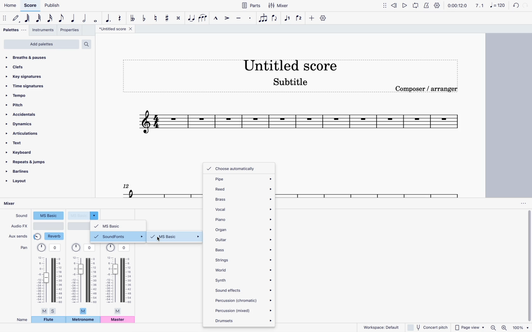 The width and height of the screenshot is (532, 332). I want to click on zoom out, so click(493, 327).